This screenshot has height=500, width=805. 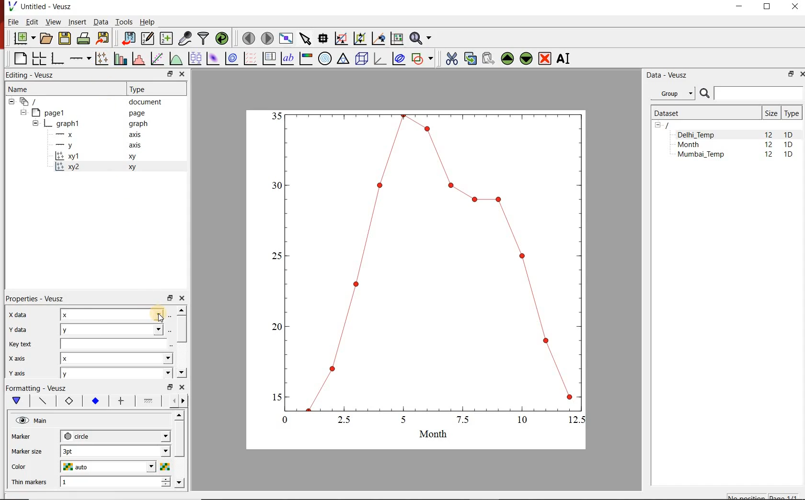 What do you see at coordinates (767, 7) in the screenshot?
I see `RESTORE` at bounding box center [767, 7].